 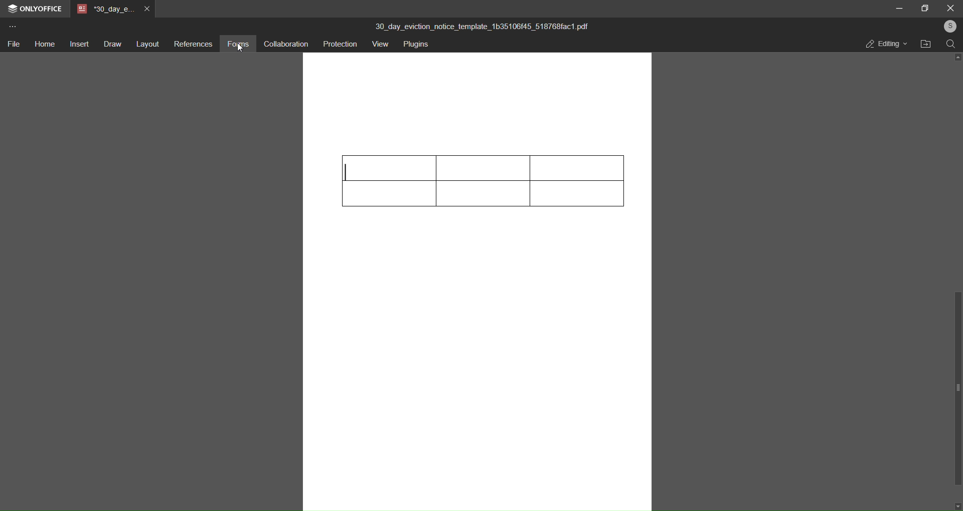 What do you see at coordinates (284, 45) in the screenshot?
I see `collaboration` at bounding box center [284, 45].